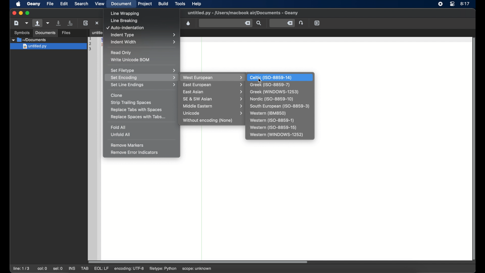 Image resolution: width=485 pixels, height=273 pixels. What do you see at coordinates (117, 95) in the screenshot?
I see `clone` at bounding box center [117, 95].